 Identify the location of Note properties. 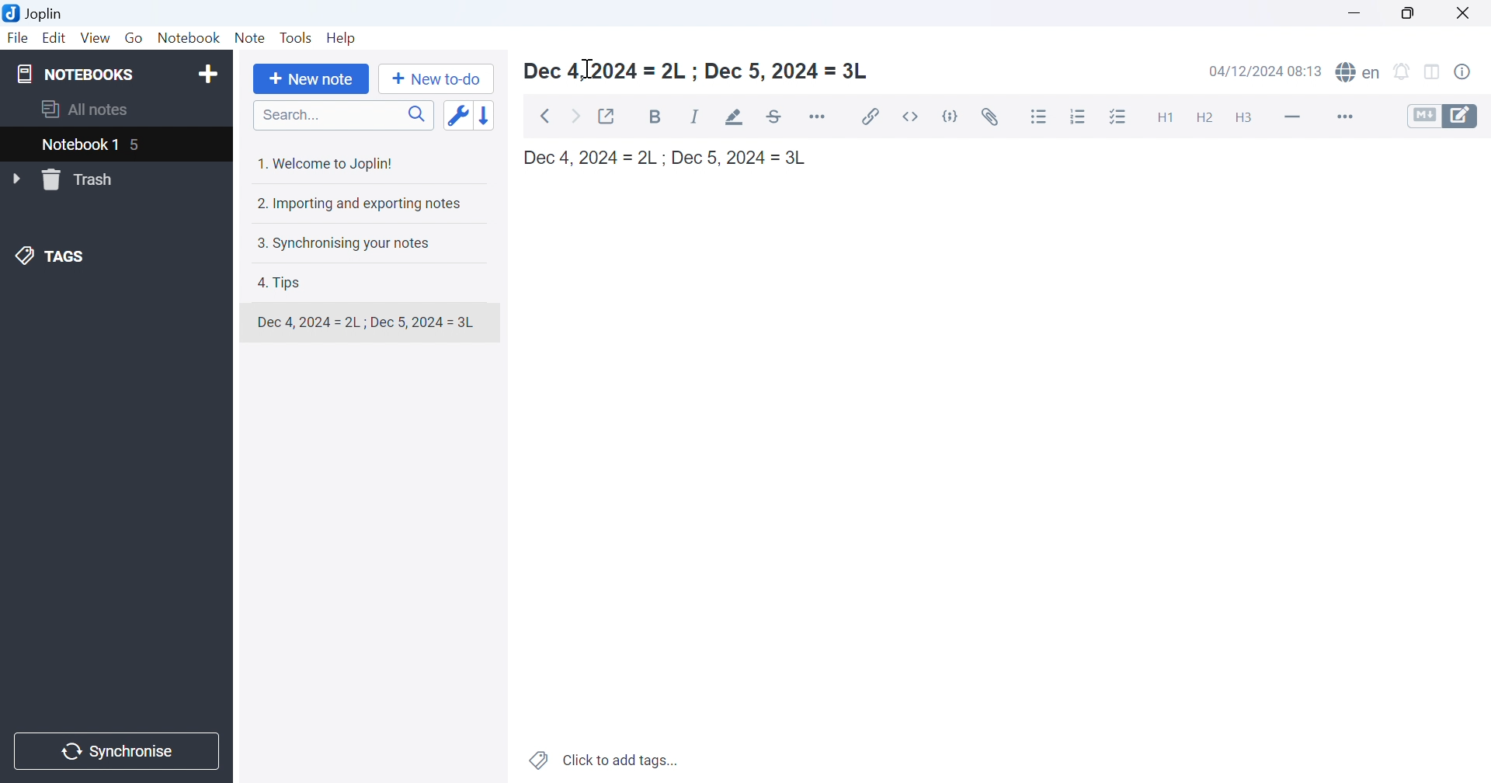
(1471, 71).